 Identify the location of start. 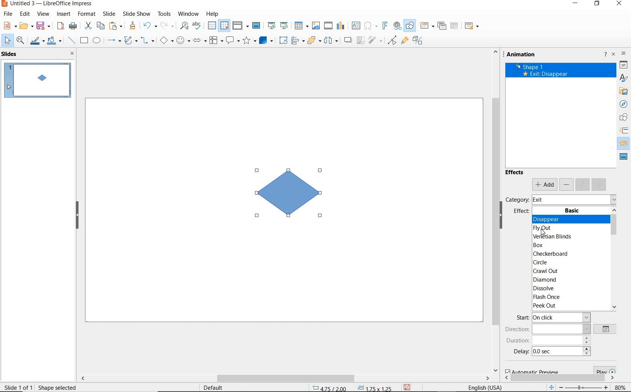
(553, 318).